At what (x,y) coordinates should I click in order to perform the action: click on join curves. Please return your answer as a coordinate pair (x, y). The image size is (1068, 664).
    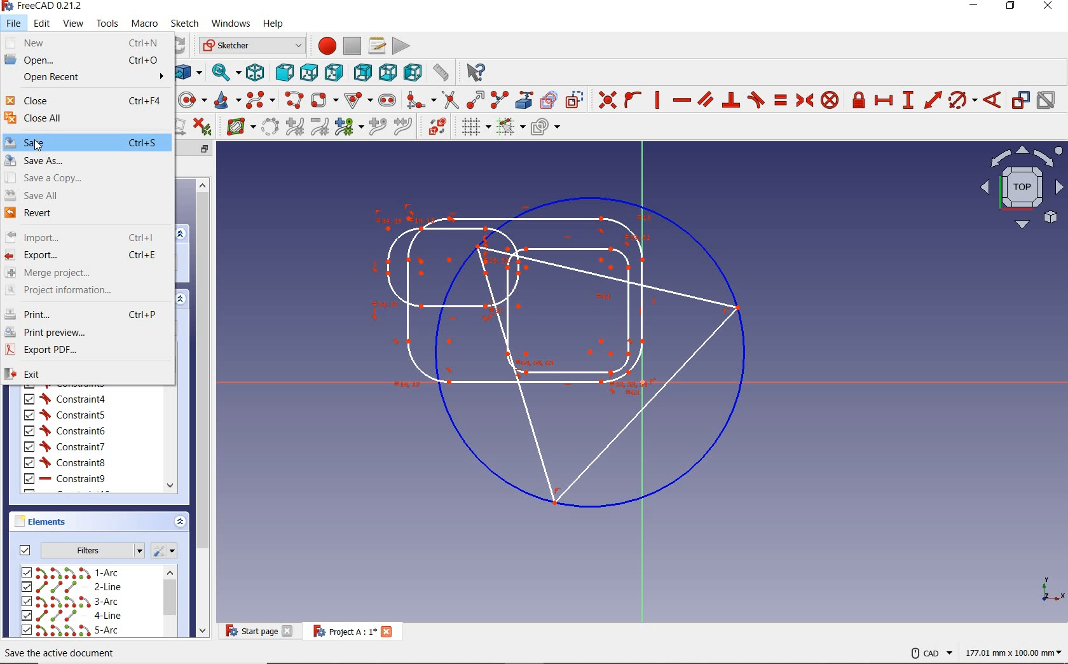
    Looking at the image, I should click on (402, 127).